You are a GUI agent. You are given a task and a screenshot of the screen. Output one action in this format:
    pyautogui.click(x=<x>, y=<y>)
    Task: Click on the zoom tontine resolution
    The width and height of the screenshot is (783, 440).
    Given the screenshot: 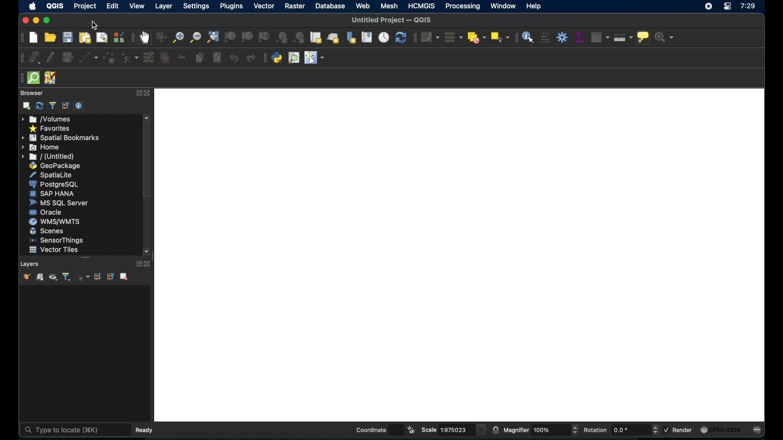 What is the action you would take?
    pyautogui.click(x=263, y=37)
    